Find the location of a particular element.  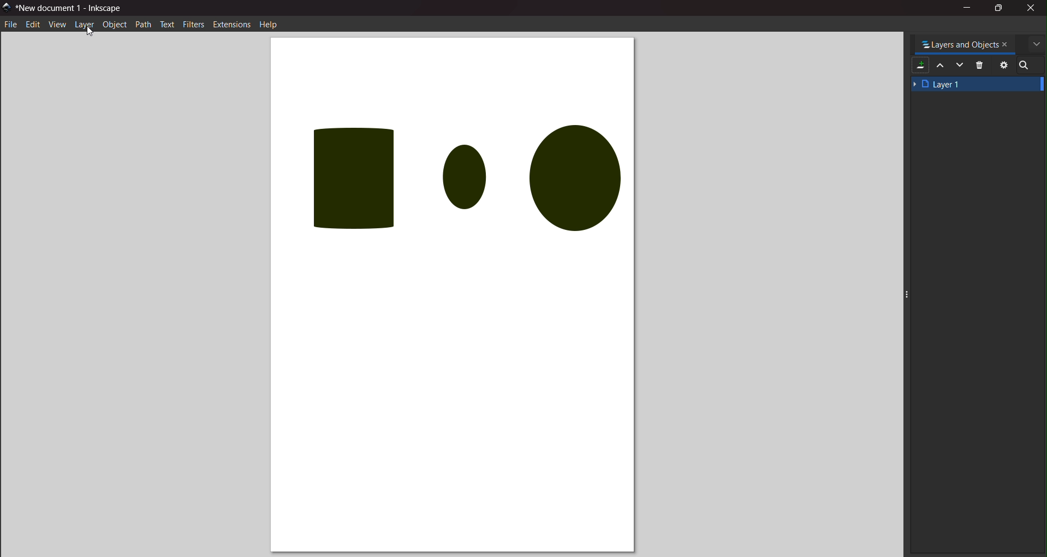

help is located at coordinates (268, 26).